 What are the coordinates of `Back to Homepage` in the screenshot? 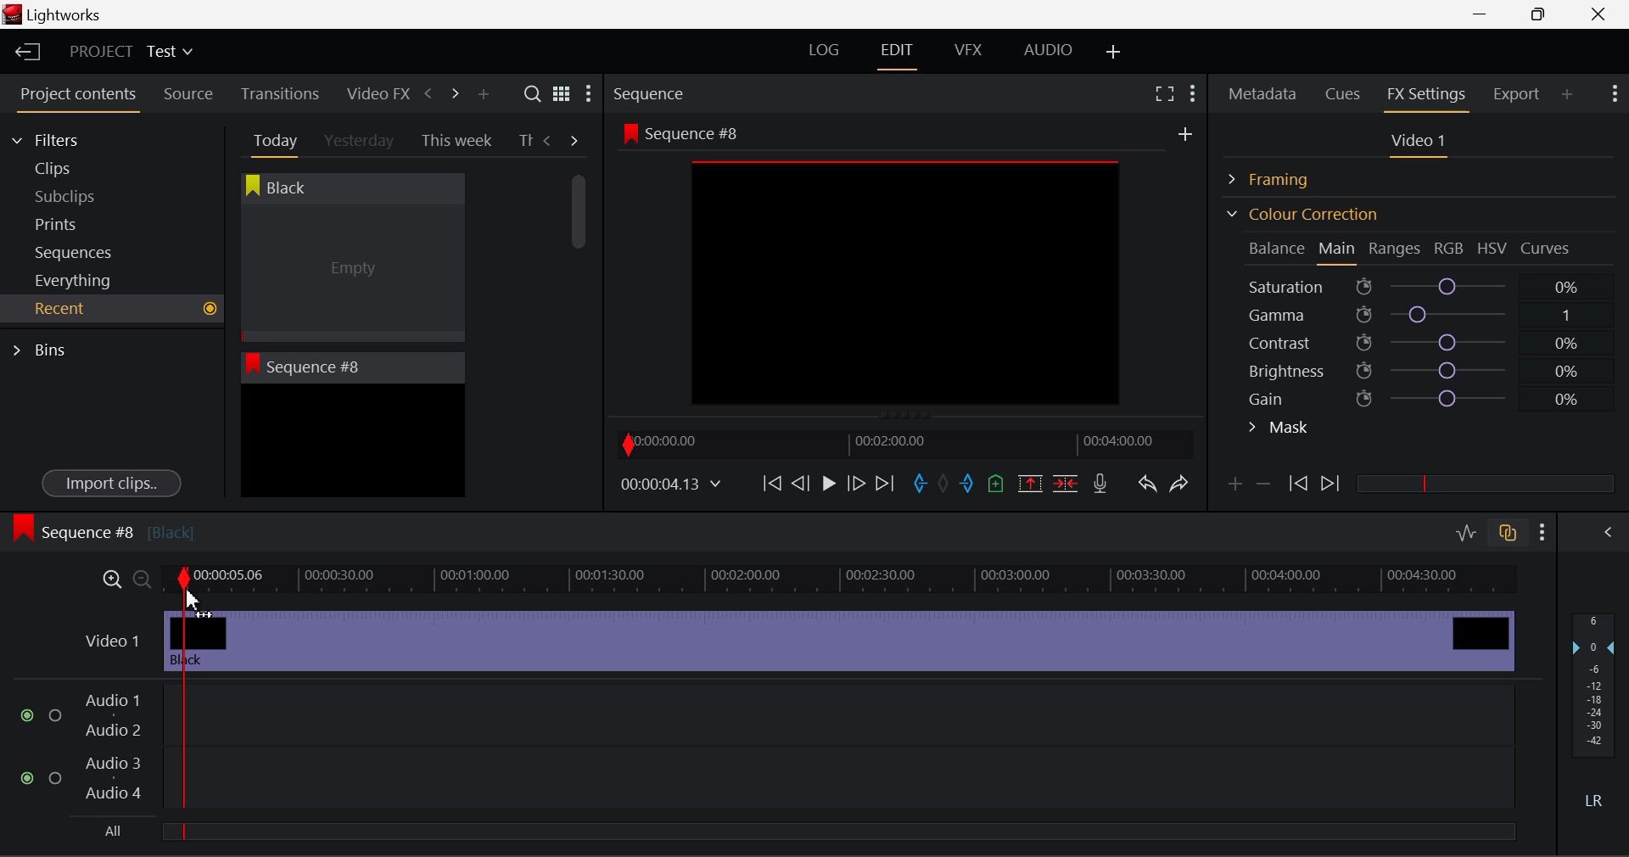 It's located at (22, 53).